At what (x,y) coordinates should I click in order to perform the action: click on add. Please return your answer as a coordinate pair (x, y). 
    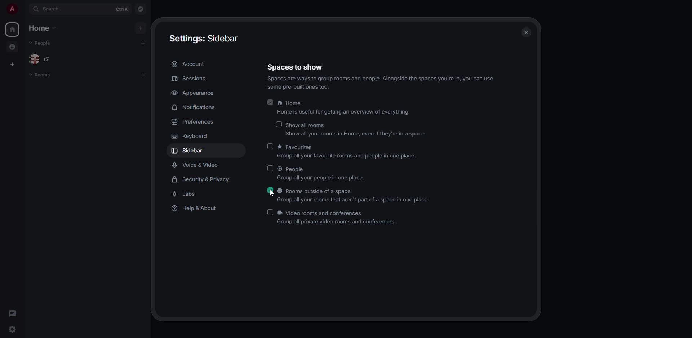
    Looking at the image, I should click on (141, 27).